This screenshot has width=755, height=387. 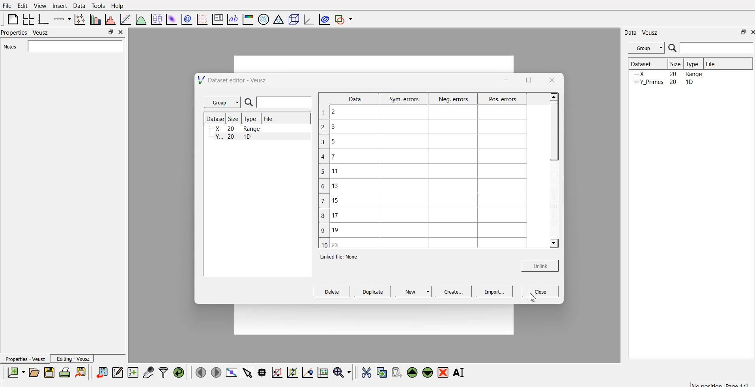 I want to click on editor, so click(x=118, y=372).